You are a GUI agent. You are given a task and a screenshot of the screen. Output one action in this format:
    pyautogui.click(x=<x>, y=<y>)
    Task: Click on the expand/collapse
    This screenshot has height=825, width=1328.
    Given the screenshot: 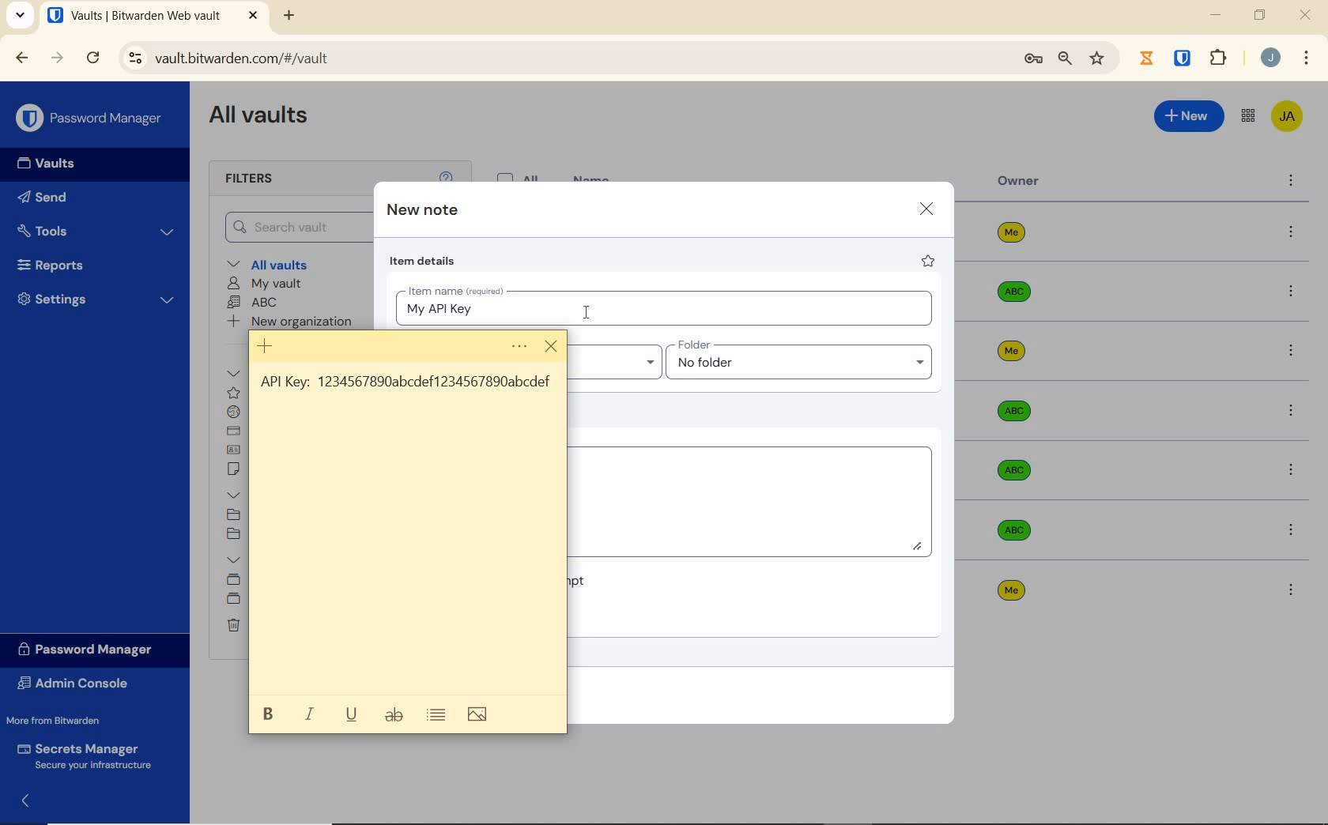 What is the action you would take?
    pyautogui.click(x=28, y=799)
    